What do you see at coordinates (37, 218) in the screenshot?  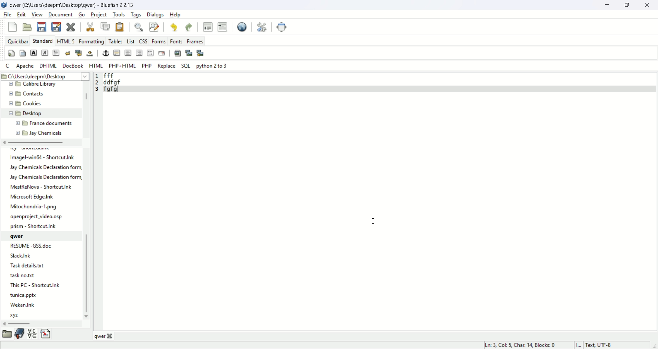 I see `file` at bounding box center [37, 218].